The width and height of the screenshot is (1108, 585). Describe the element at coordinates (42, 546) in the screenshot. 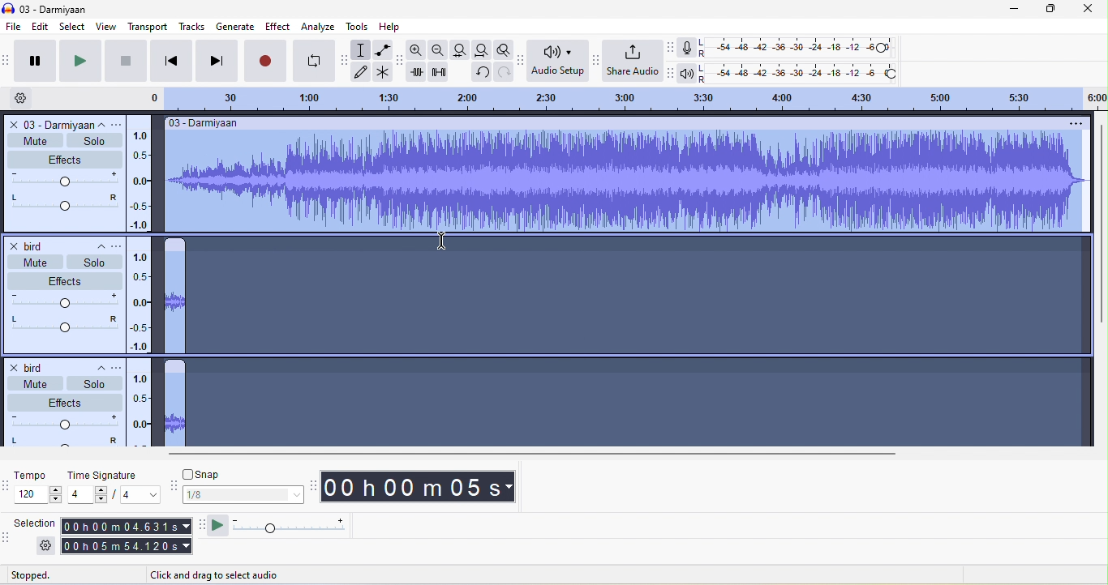

I see `settings` at that location.